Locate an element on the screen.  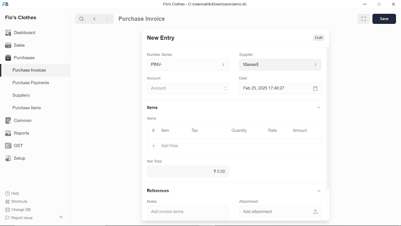
Net Total is located at coordinates (156, 161).